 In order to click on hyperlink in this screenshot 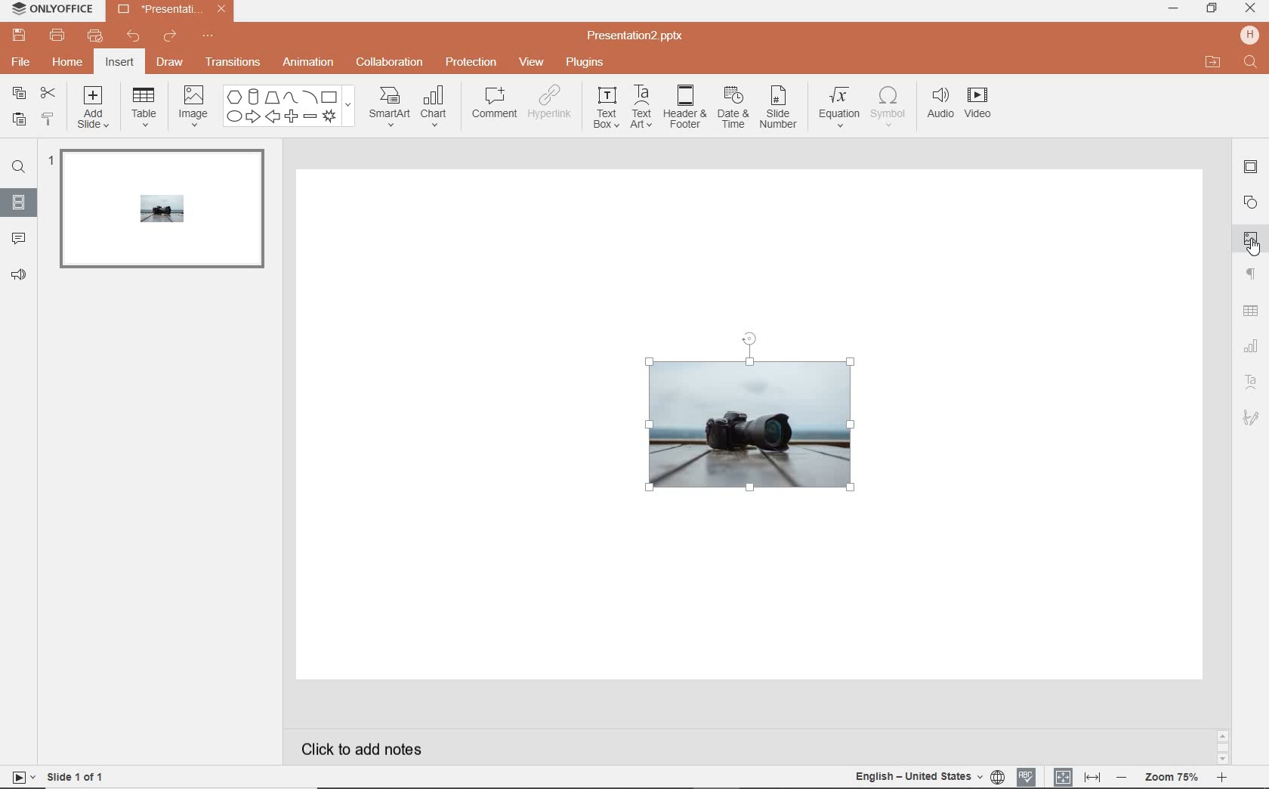, I will do `click(554, 106)`.